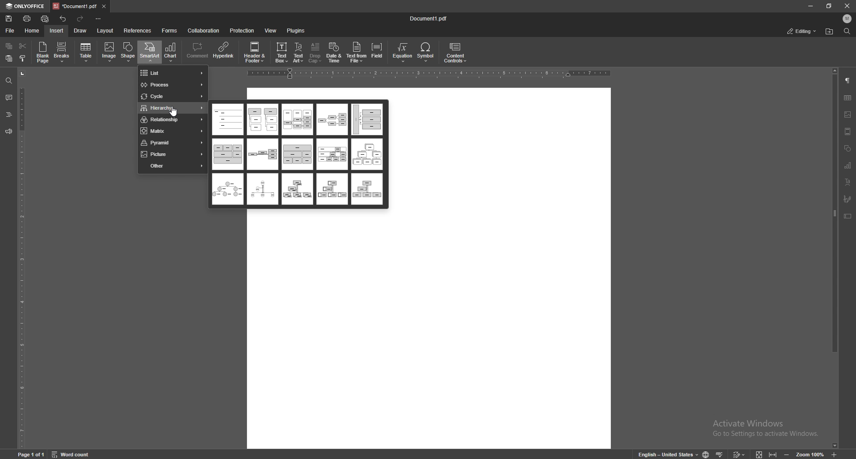 Image resolution: width=856 pixels, height=459 pixels. I want to click on hierarchy smart art, so click(228, 119).